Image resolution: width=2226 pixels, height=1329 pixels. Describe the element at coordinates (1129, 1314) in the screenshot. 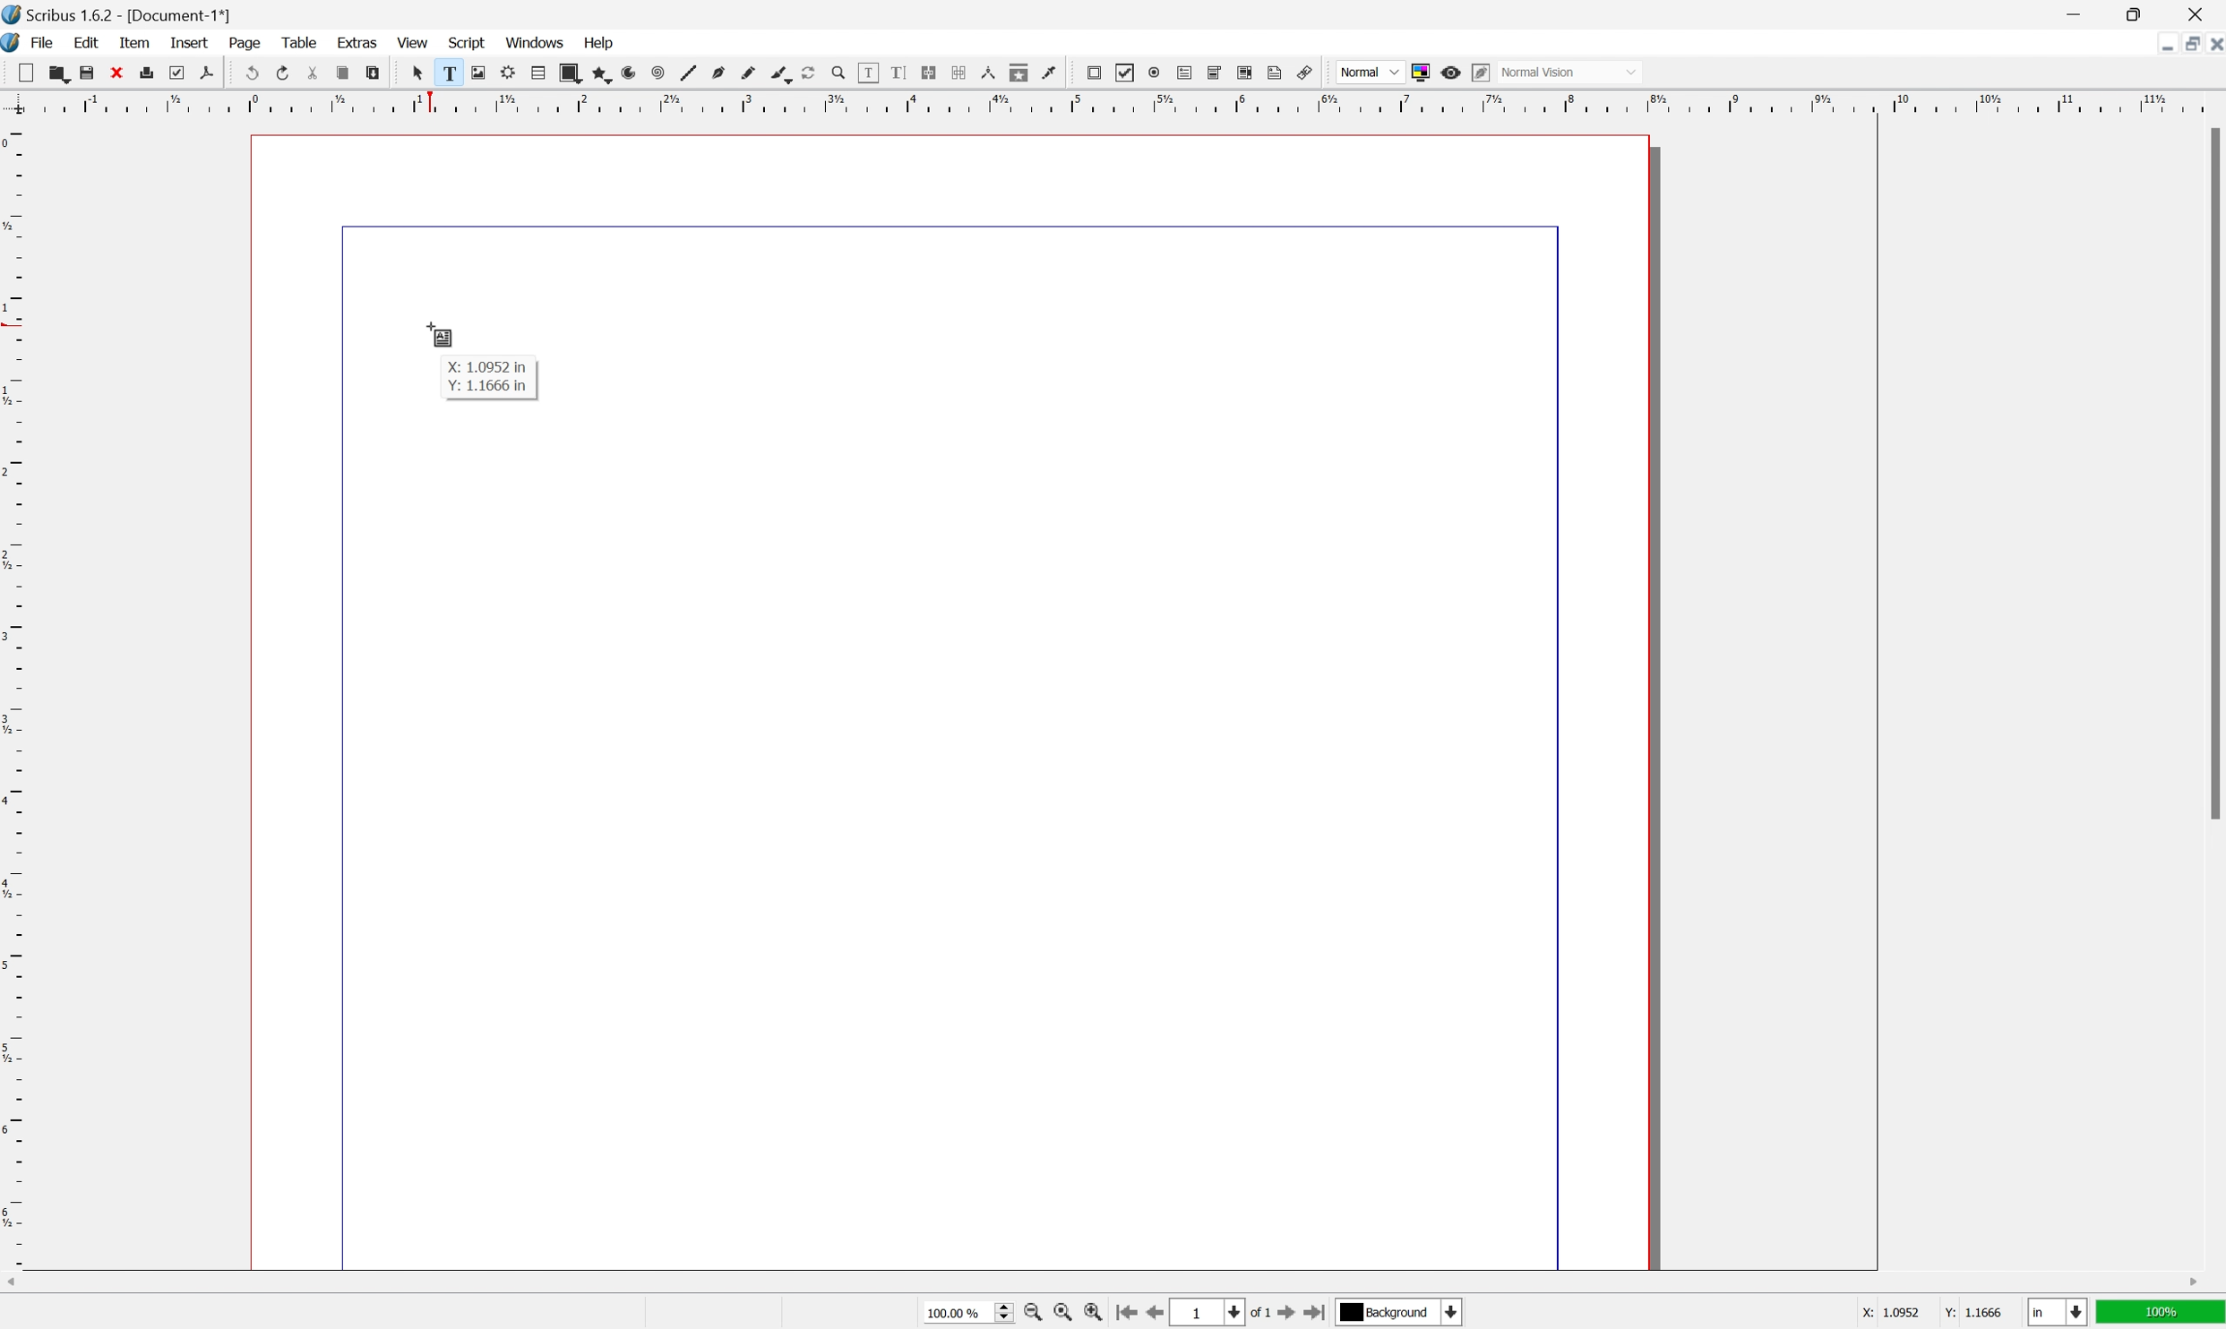

I see `go to first page` at that location.